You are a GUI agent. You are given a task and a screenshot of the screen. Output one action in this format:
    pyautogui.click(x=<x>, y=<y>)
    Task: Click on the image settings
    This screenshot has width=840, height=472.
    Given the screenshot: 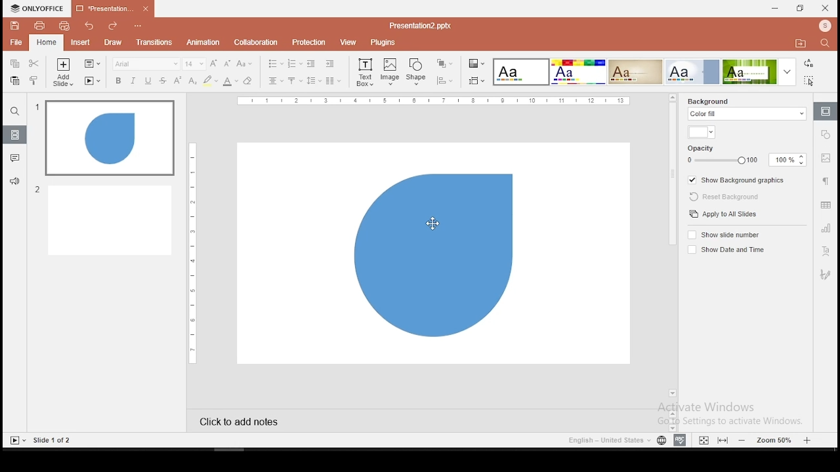 What is the action you would take?
    pyautogui.click(x=827, y=159)
    